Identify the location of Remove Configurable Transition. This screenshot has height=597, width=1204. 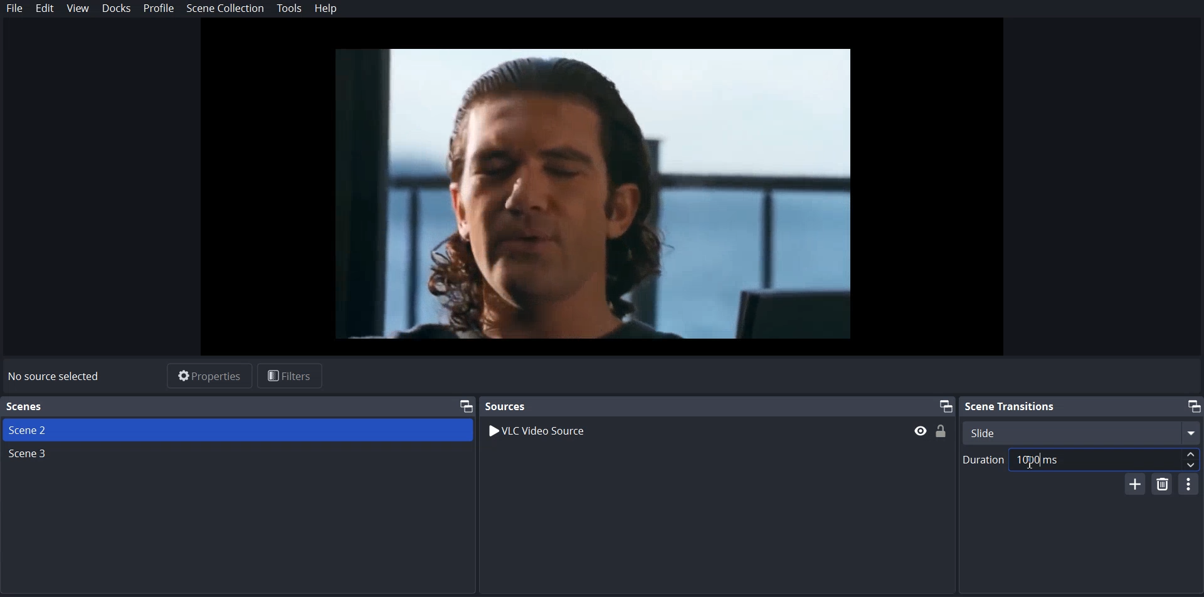
(1164, 483).